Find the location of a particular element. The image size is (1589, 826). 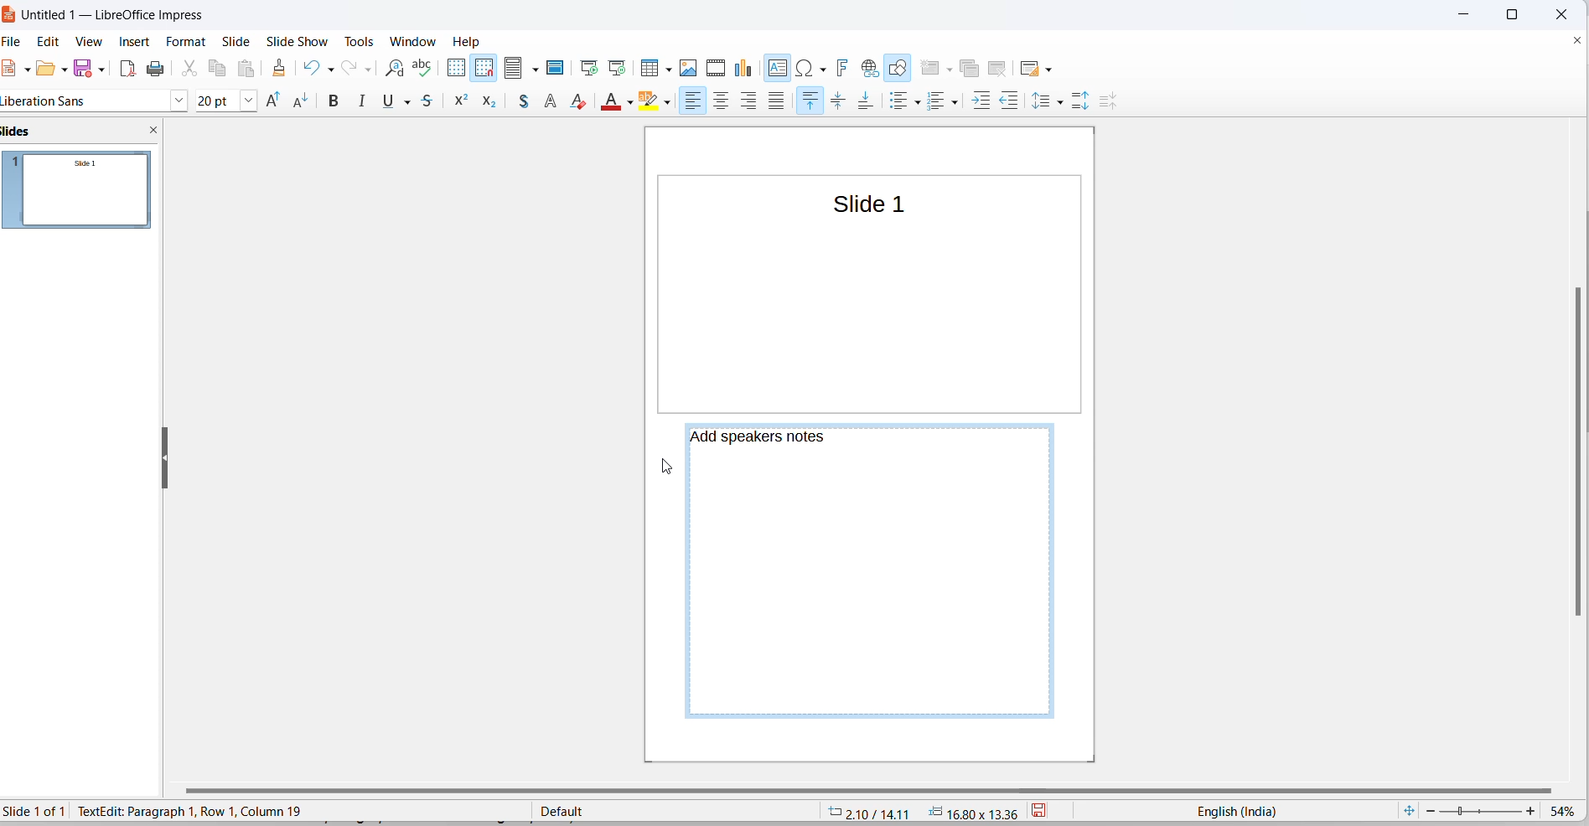

maximize is located at coordinates (1518, 14).